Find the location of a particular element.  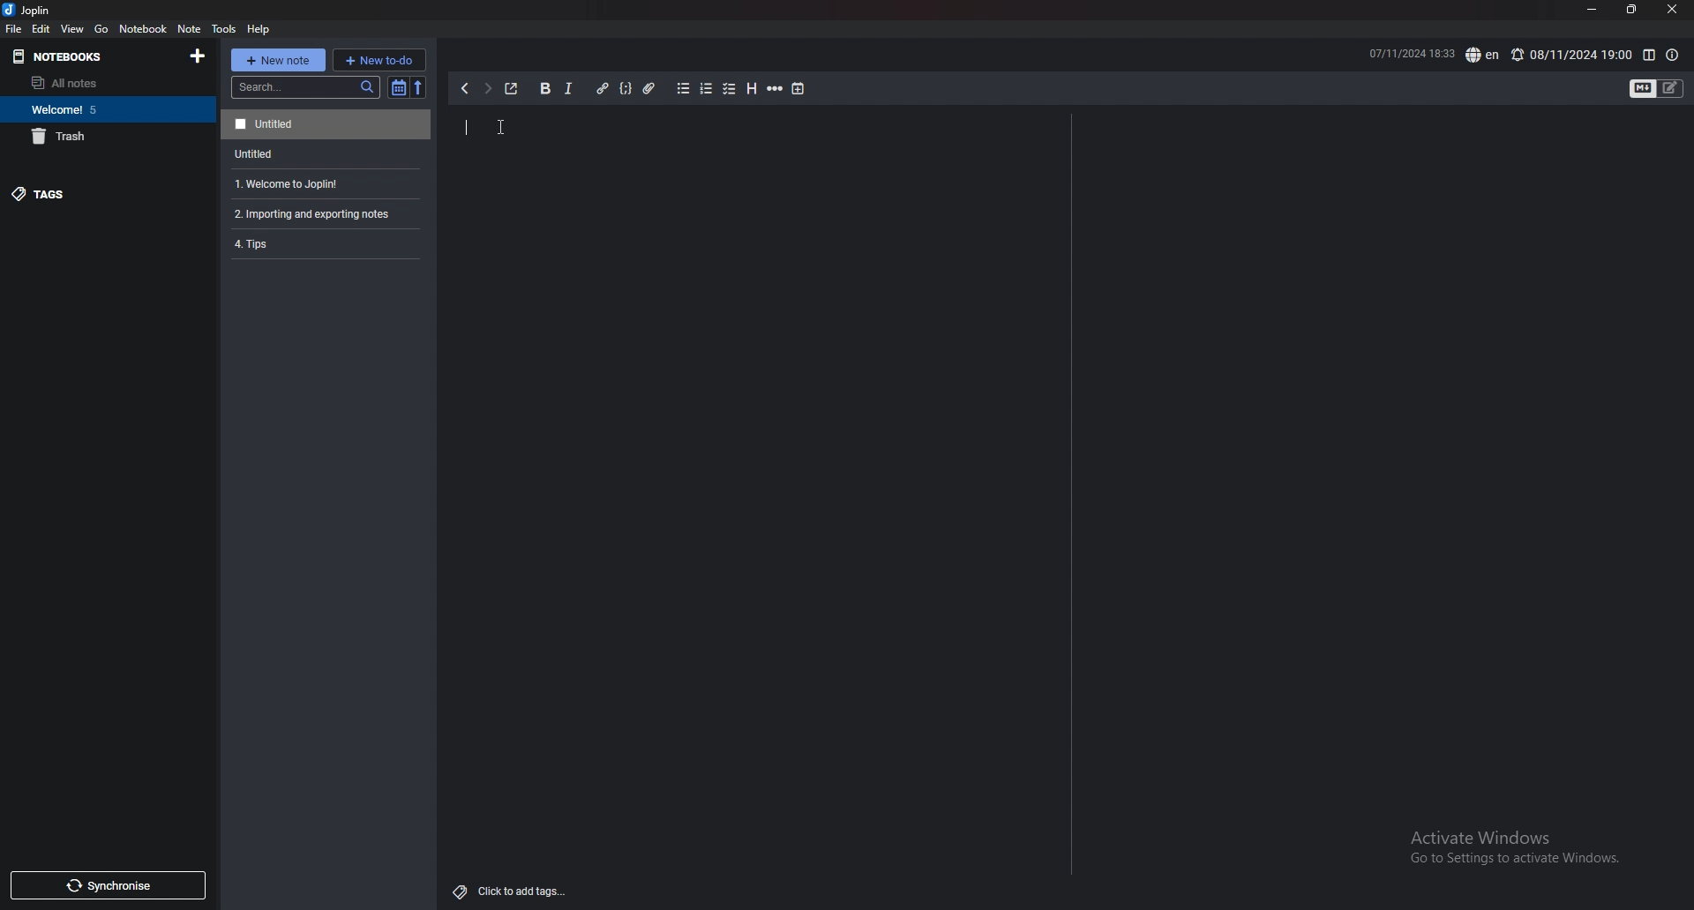

code is located at coordinates (626, 89).